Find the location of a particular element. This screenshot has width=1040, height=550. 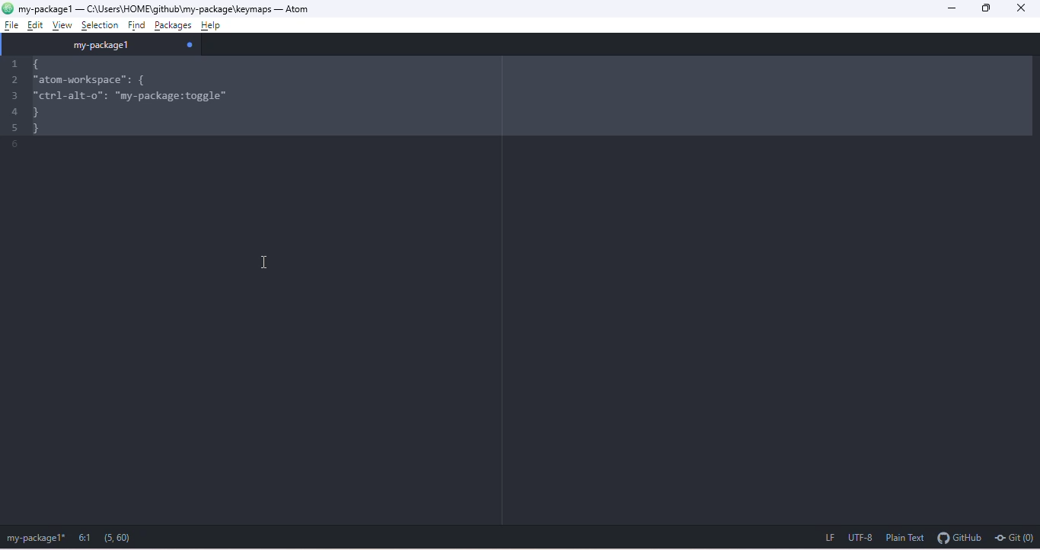

(5, 68) is located at coordinates (121, 536).